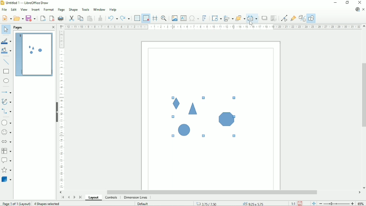  Describe the element at coordinates (35, 10) in the screenshot. I see `Insert` at that location.